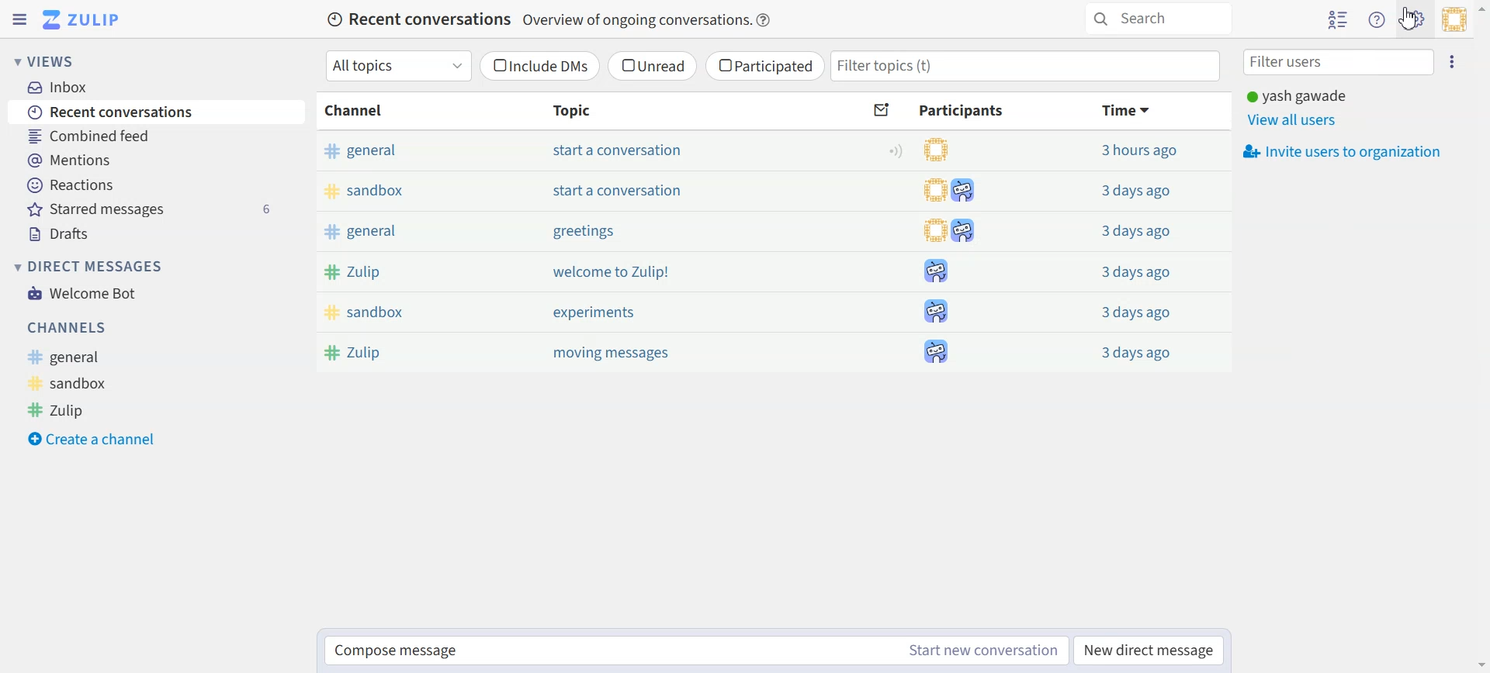  I want to click on Personal menu, so click(1454, 19).